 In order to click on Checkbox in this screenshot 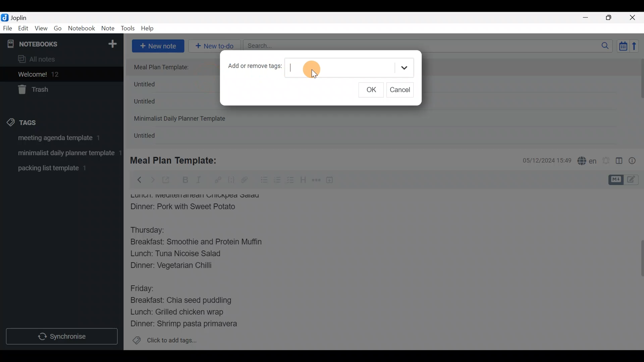, I will do `click(291, 181)`.